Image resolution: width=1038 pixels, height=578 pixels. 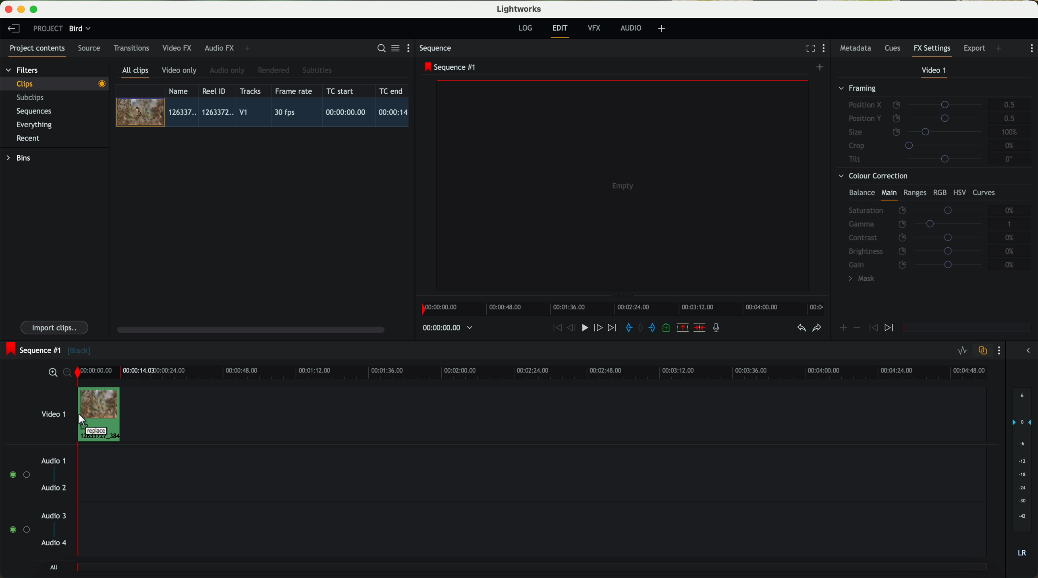 I want to click on TC start, so click(x=341, y=91).